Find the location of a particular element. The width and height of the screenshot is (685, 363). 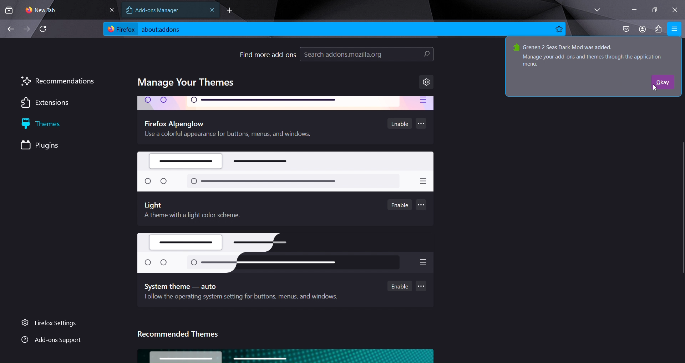

about:addons is located at coordinates (173, 29).